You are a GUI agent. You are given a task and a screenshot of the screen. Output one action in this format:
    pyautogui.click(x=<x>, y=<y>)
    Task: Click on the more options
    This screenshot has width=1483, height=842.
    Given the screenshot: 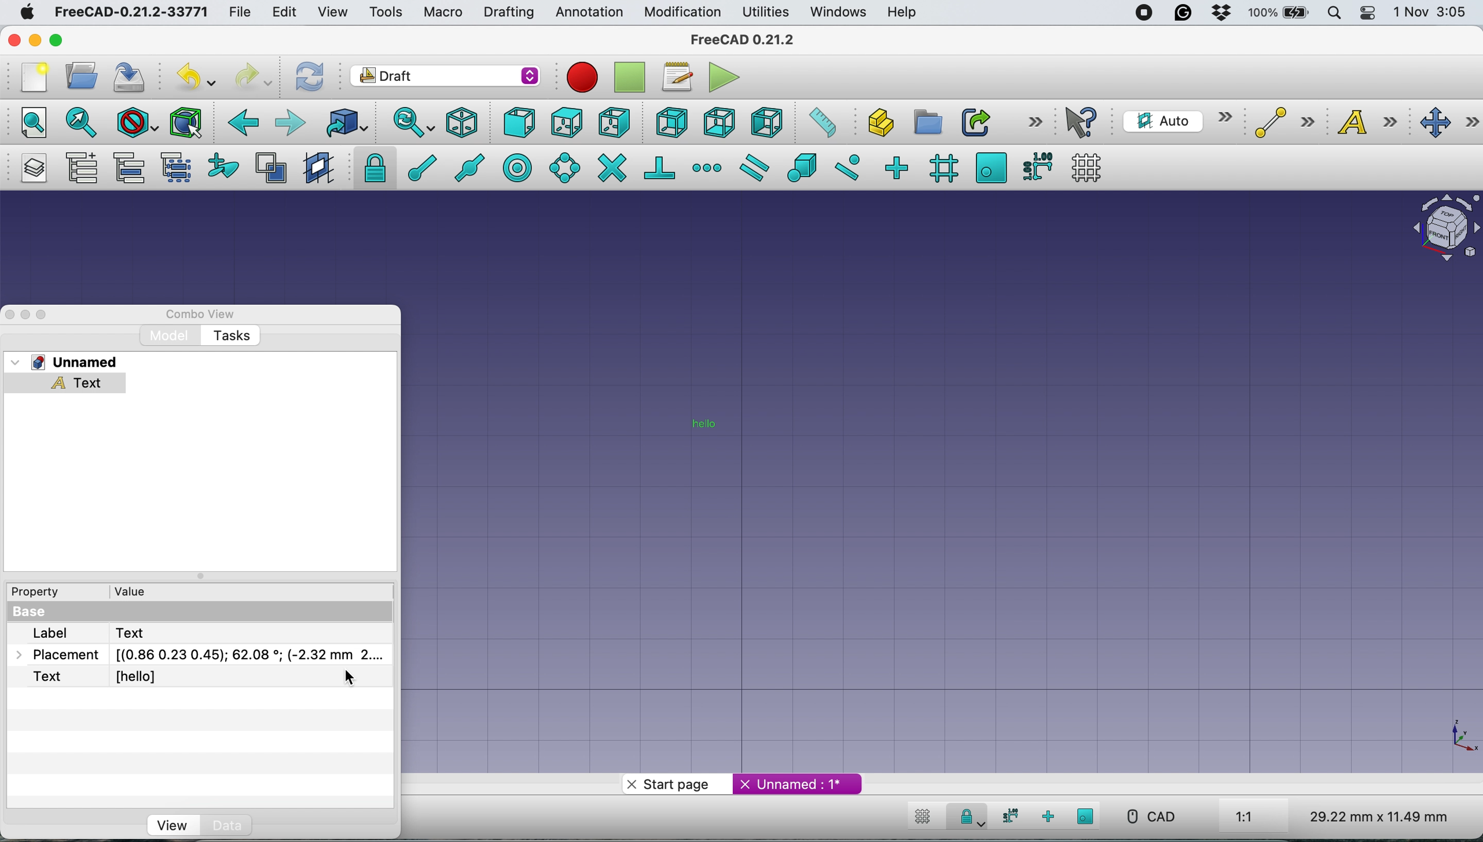 What is the action you would take?
    pyautogui.click(x=1037, y=121)
    